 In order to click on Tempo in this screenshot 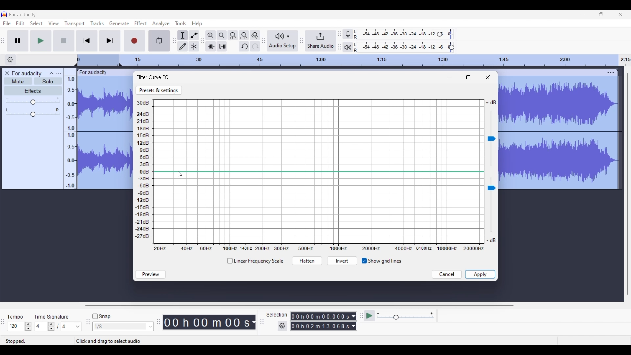, I will do `click(16, 316)`.